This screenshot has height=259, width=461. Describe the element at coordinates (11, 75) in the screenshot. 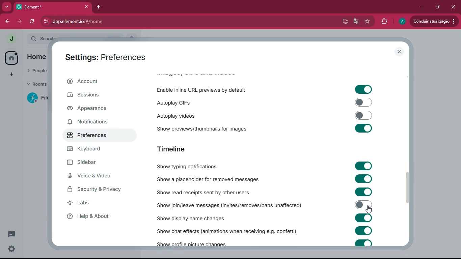

I see `add` at that location.